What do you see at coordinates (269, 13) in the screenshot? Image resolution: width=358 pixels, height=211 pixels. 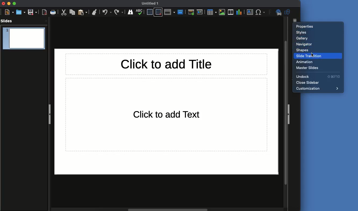 I see `Fontwork text` at bounding box center [269, 13].